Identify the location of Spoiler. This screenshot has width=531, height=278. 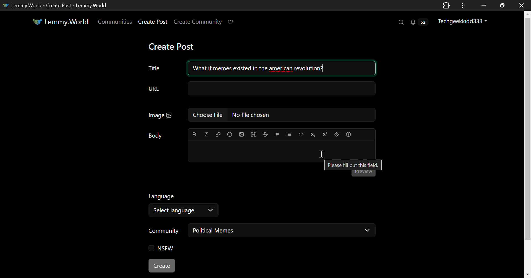
(337, 134).